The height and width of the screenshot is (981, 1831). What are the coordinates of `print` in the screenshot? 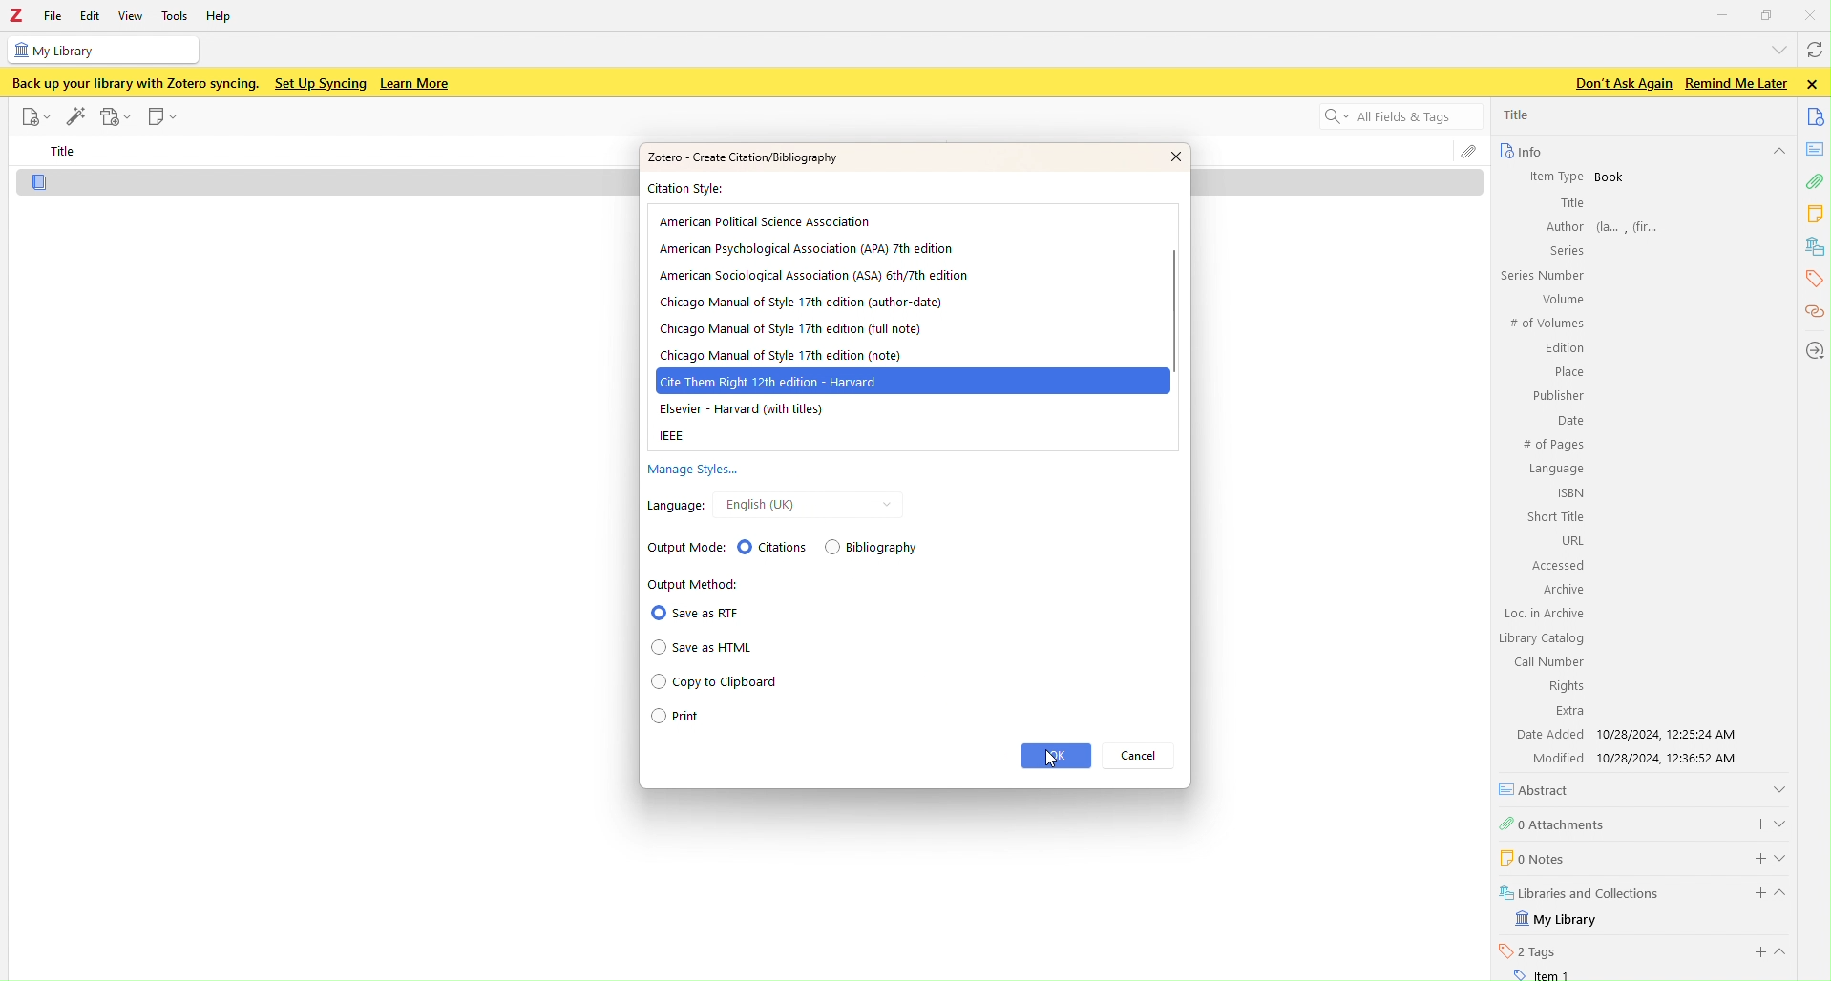 It's located at (705, 720).